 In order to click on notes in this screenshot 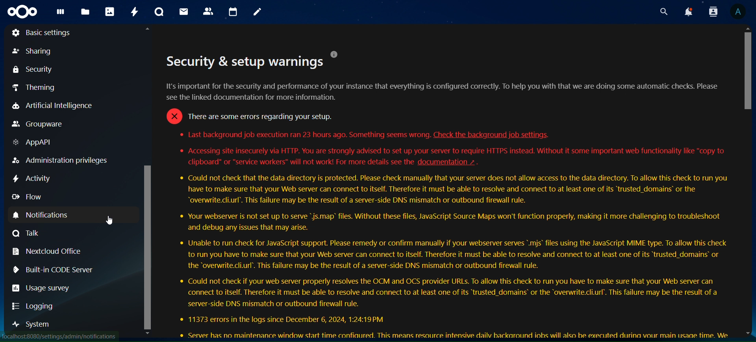, I will do `click(258, 11)`.